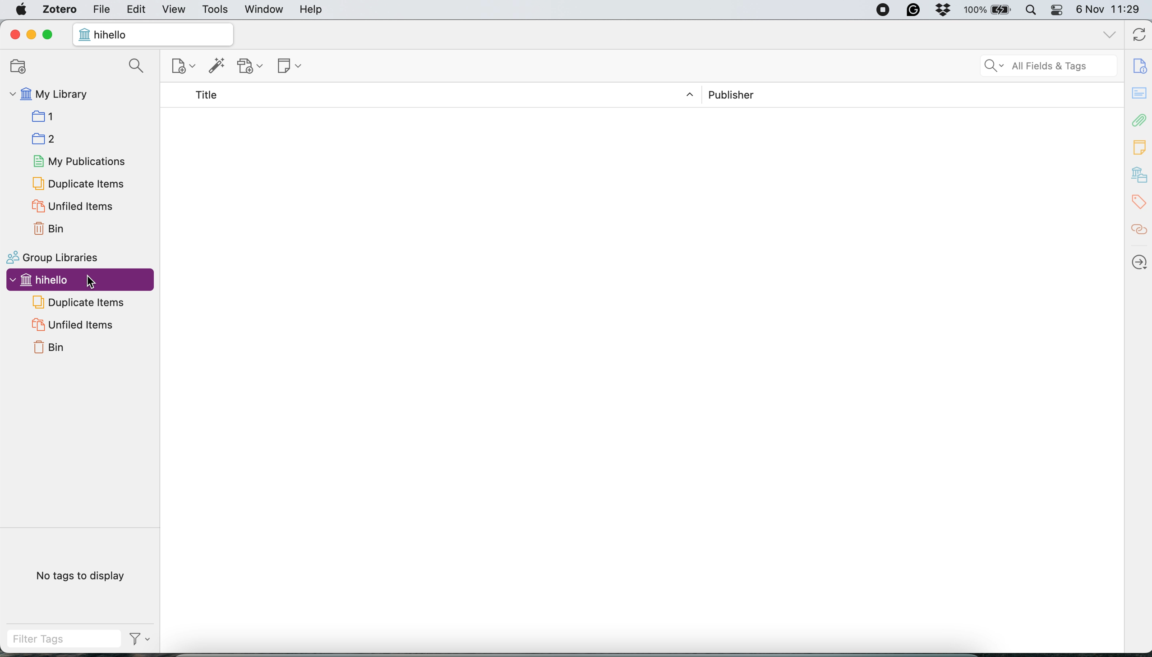 This screenshot has height=657, width=1152. I want to click on maximise, so click(51, 35).